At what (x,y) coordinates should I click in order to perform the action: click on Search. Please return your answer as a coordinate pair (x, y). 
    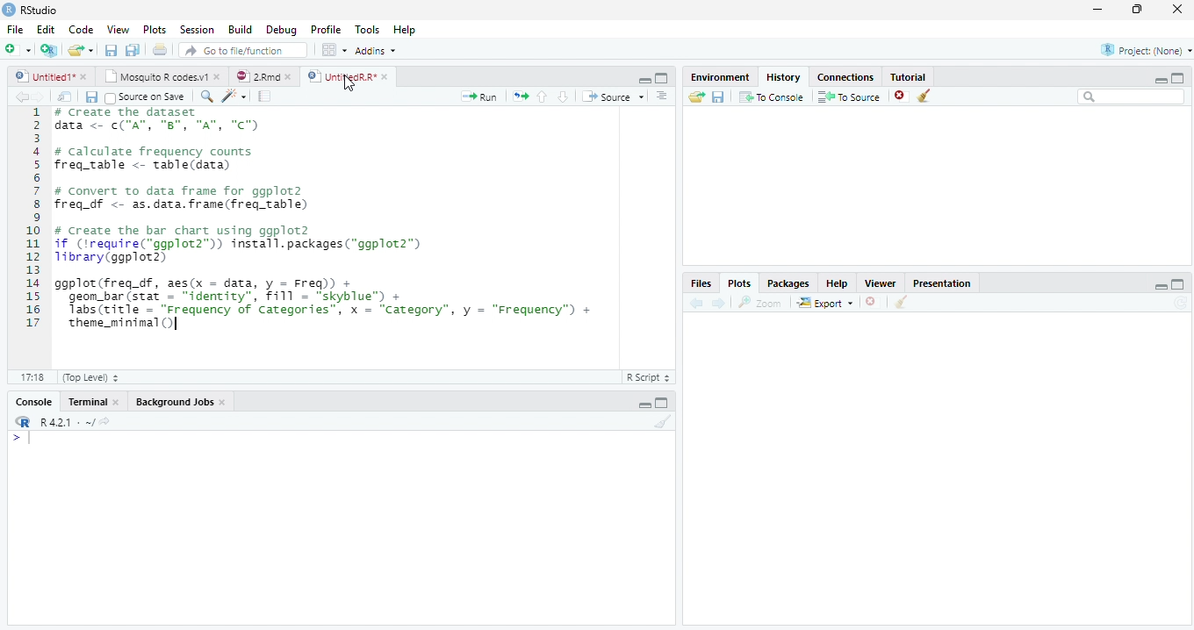
    Looking at the image, I should click on (1132, 99).